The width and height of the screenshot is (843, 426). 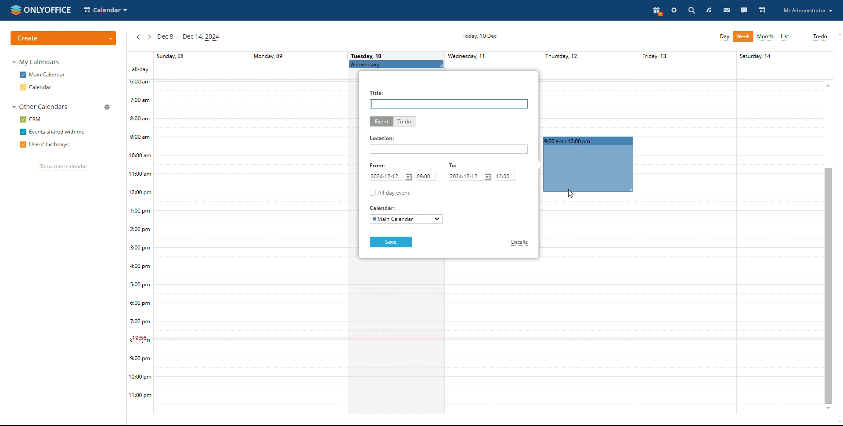 What do you see at coordinates (505, 176) in the screenshot?
I see `end time` at bounding box center [505, 176].